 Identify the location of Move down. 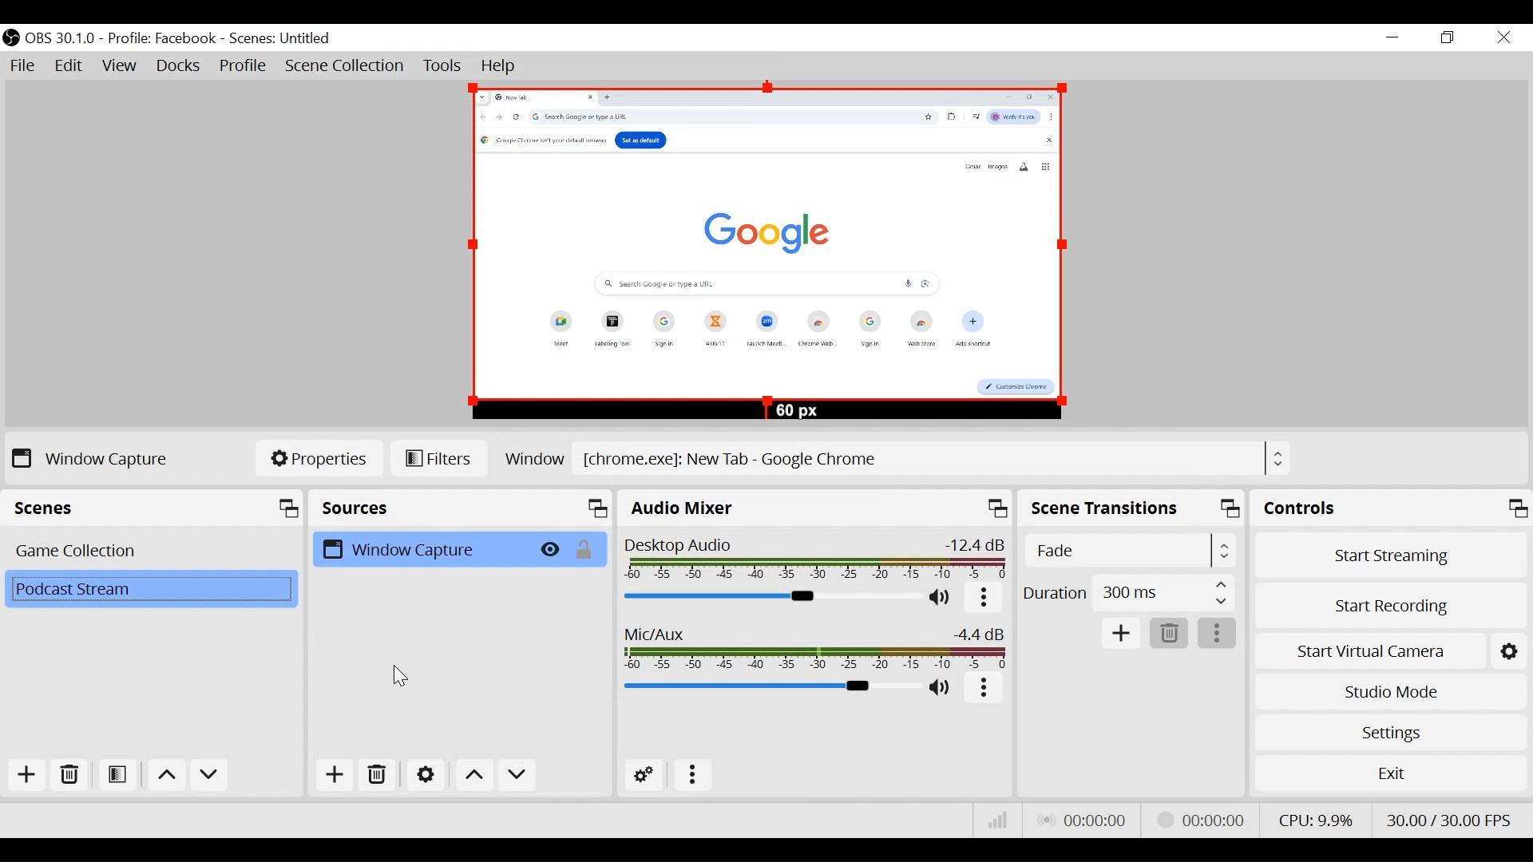
(208, 777).